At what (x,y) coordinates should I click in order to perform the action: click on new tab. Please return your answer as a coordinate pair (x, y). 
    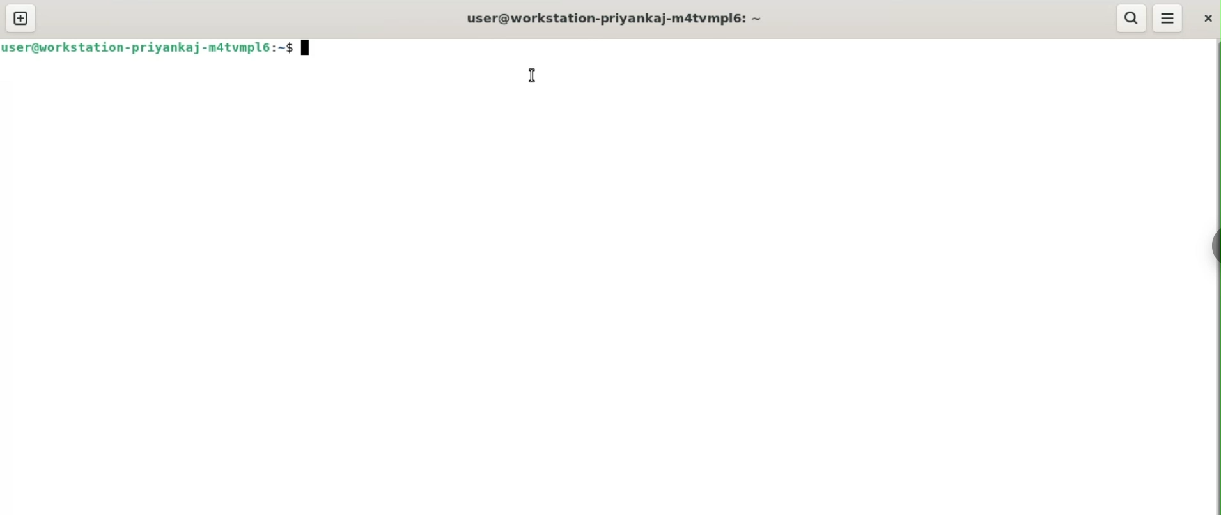
    Looking at the image, I should click on (20, 18).